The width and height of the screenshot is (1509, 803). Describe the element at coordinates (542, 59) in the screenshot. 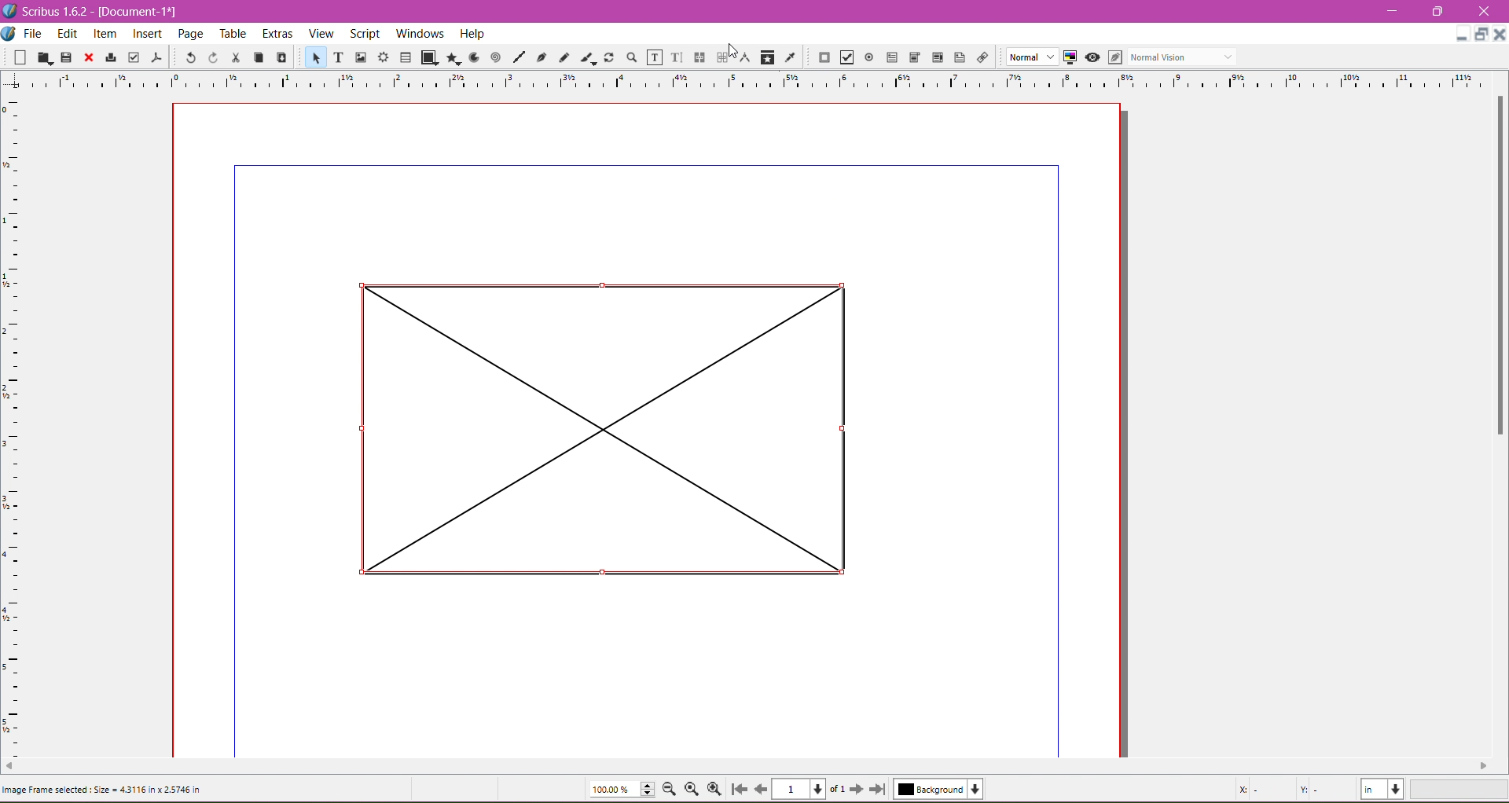

I see `Bezier Curve` at that location.